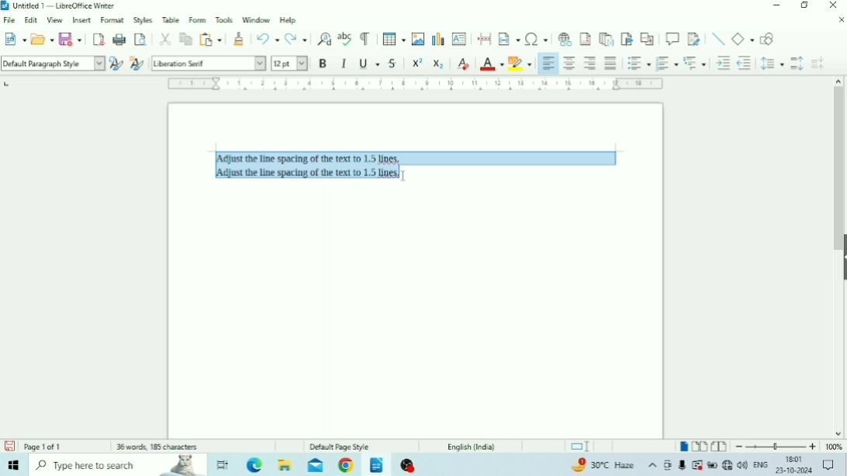 The width and height of the screenshot is (847, 476). Describe the element at coordinates (116, 62) in the screenshot. I see `Update Selected Style` at that location.